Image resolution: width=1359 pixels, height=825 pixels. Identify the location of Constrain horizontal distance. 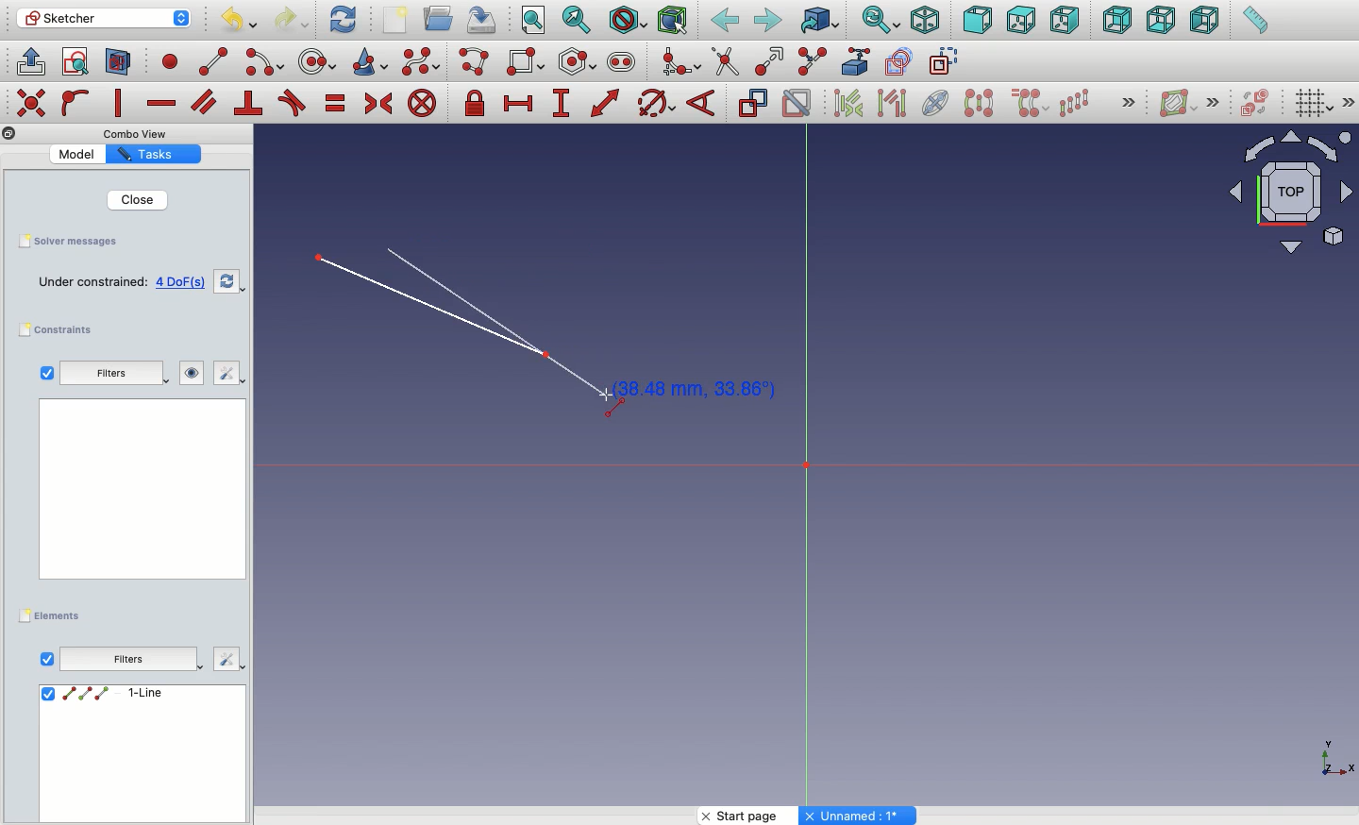
(522, 105).